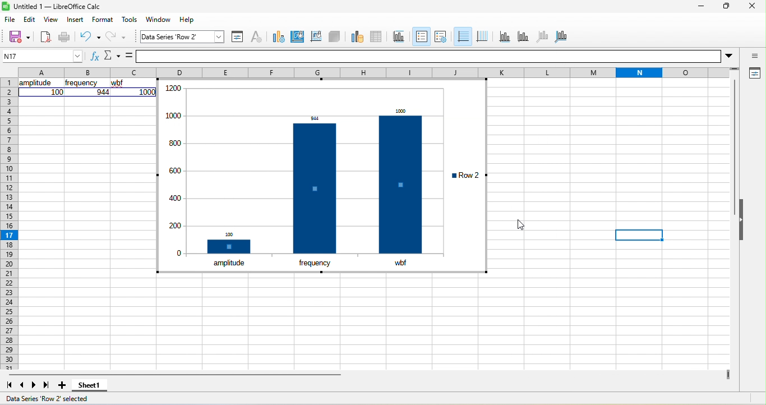 This screenshot has height=405, width=766. What do you see at coordinates (90, 388) in the screenshot?
I see `sheet 1` at bounding box center [90, 388].